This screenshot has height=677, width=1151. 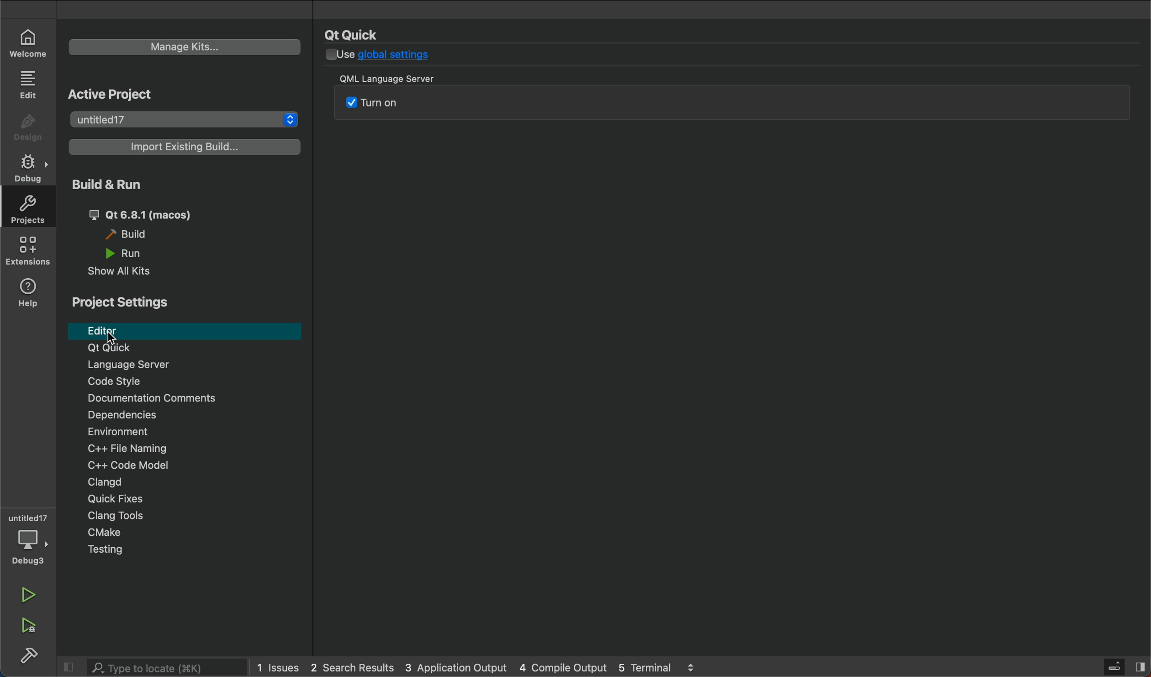 I want to click on QML Language Server, so click(x=396, y=77).